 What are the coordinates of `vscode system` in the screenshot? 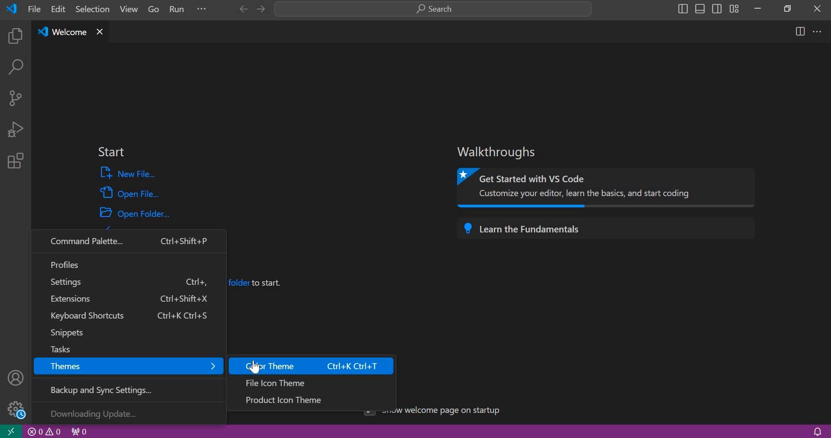 It's located at (14, 9).